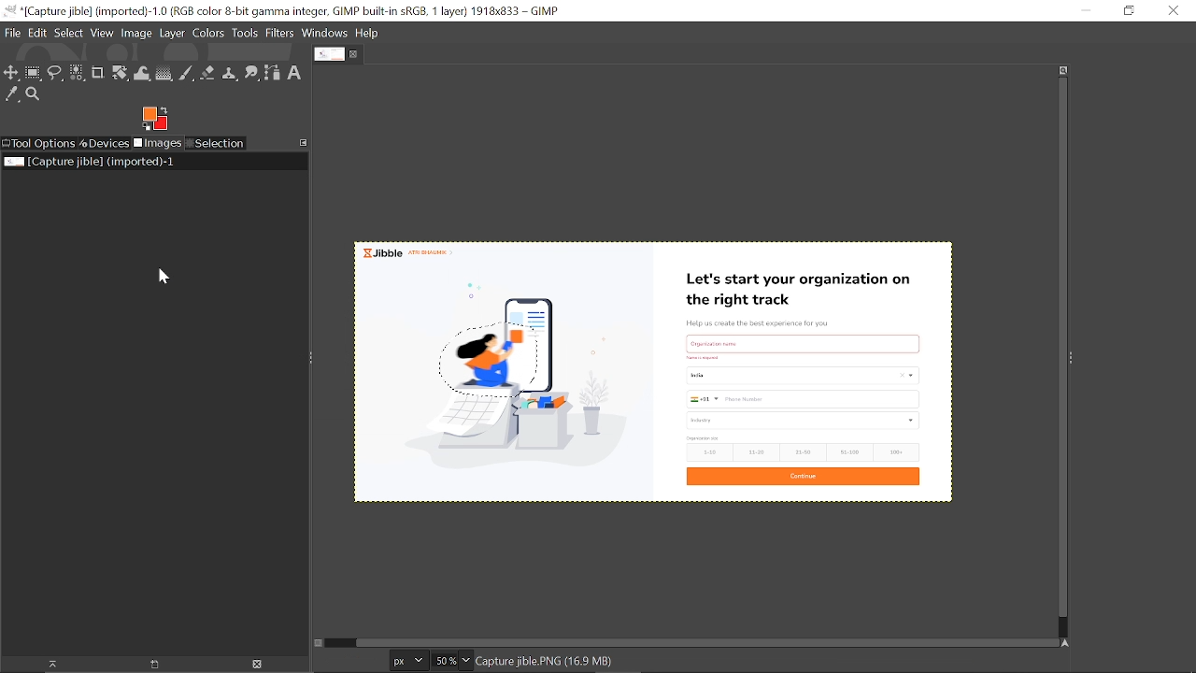 The image size is (1196, 673). I want to click on Current zoom, so click(443, 660).